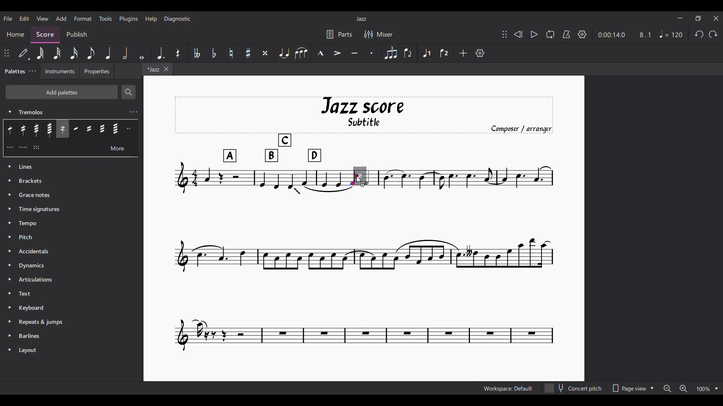  I want to click on Repeats and jumps, so click(71, 322).